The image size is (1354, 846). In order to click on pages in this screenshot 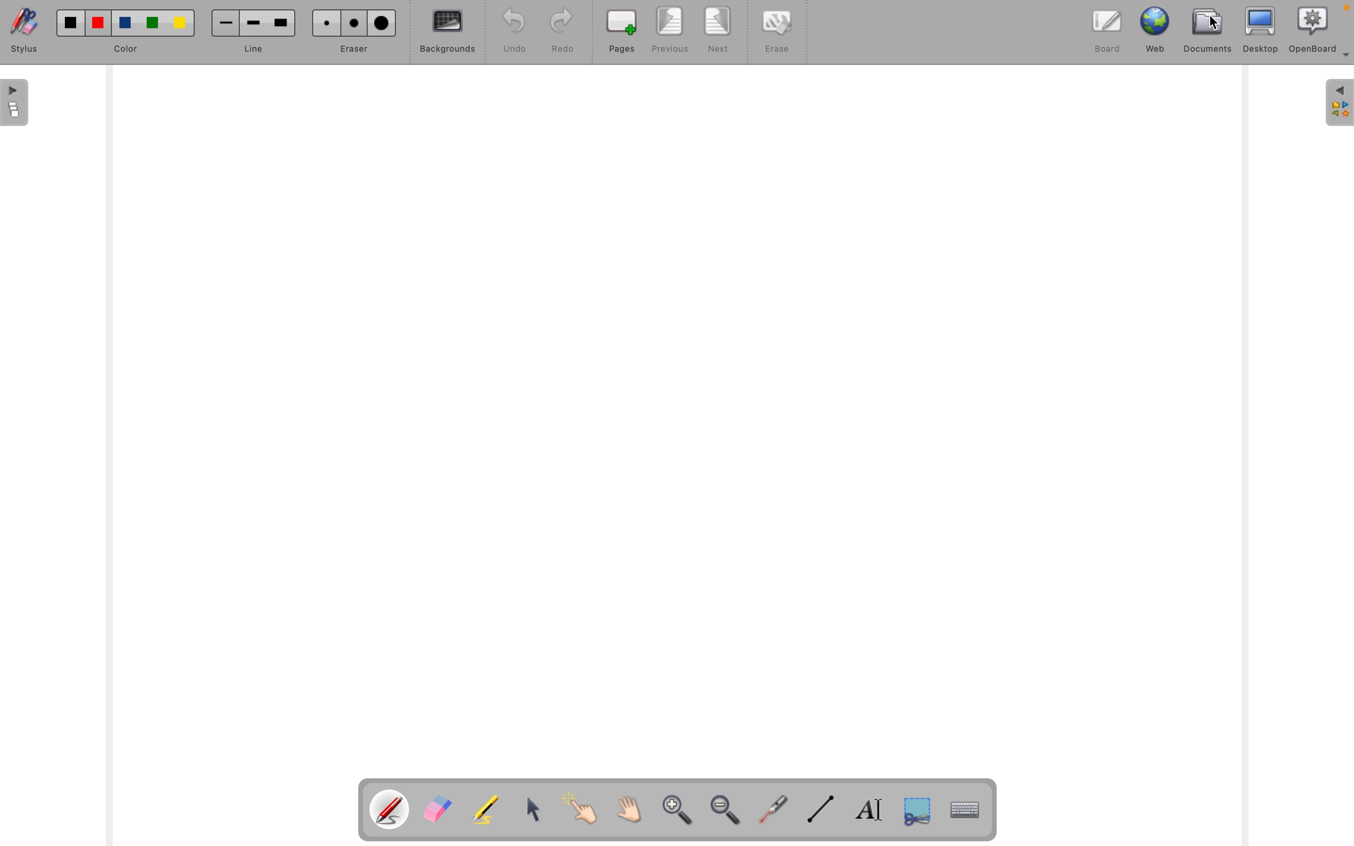, I will do `click(16, 105)`.